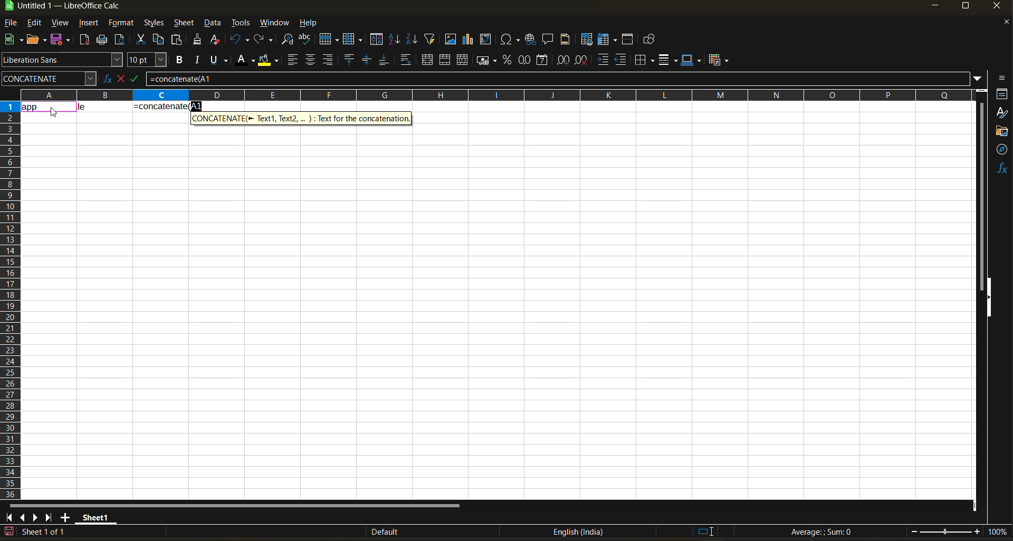 This screenshot has width=1013, height=541. Describe the element at coordinates (395, 40) in the screenshot. I see `sort ascending` at that location.